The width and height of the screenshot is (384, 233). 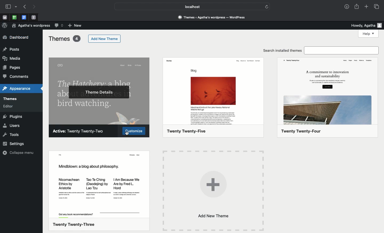 What do you see at coordinates (65, 38) in the screenshot?
I see `Themes` at bounding box center [65, 38].